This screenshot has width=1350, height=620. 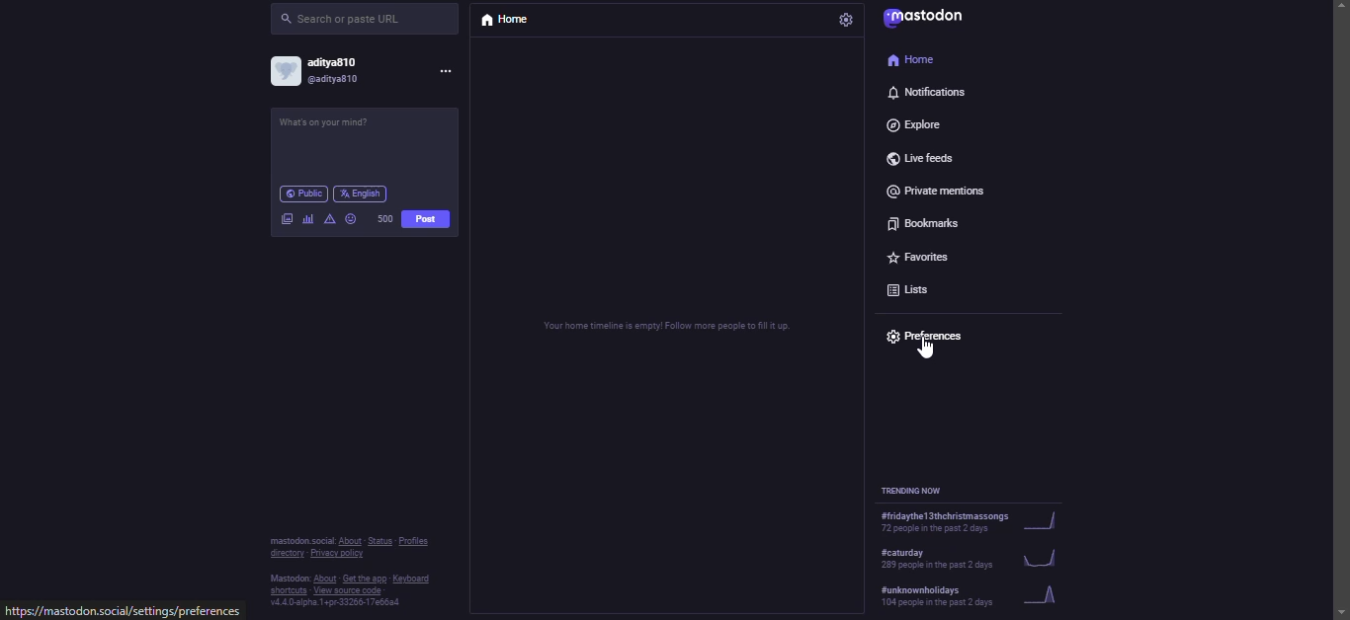 What do you see at coordinates (307, 221) in the screenshot?
I see `polls` at bounding box center [307, 221].